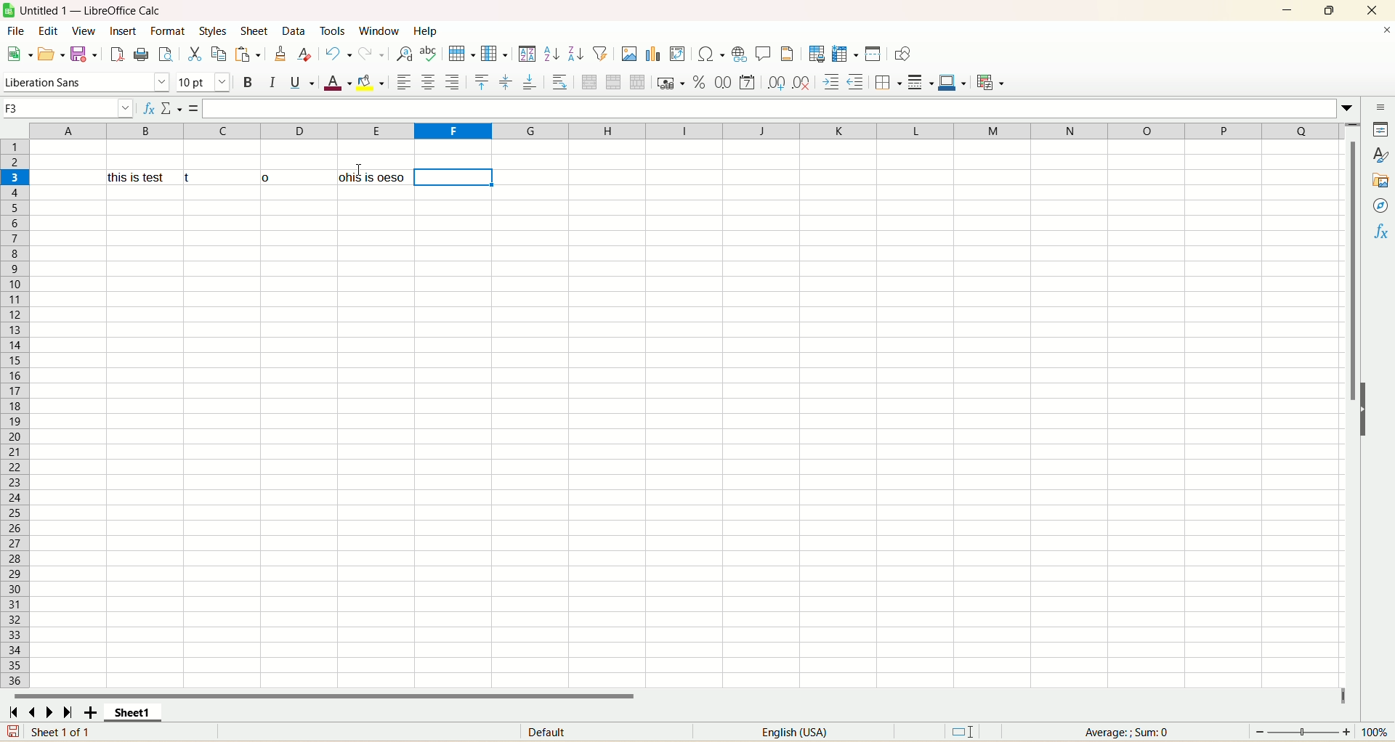 The image size is (1395, 742). I want to click on background color, so click(373, 83).